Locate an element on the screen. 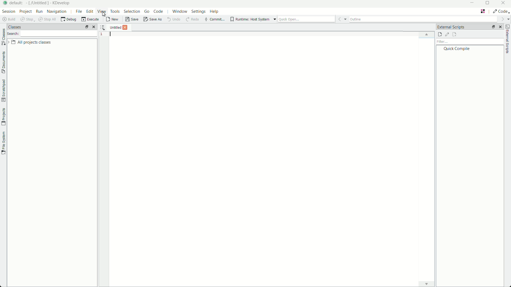 The height and width of the screenshot is (287, 511). save is located at coordinates (131, 19).